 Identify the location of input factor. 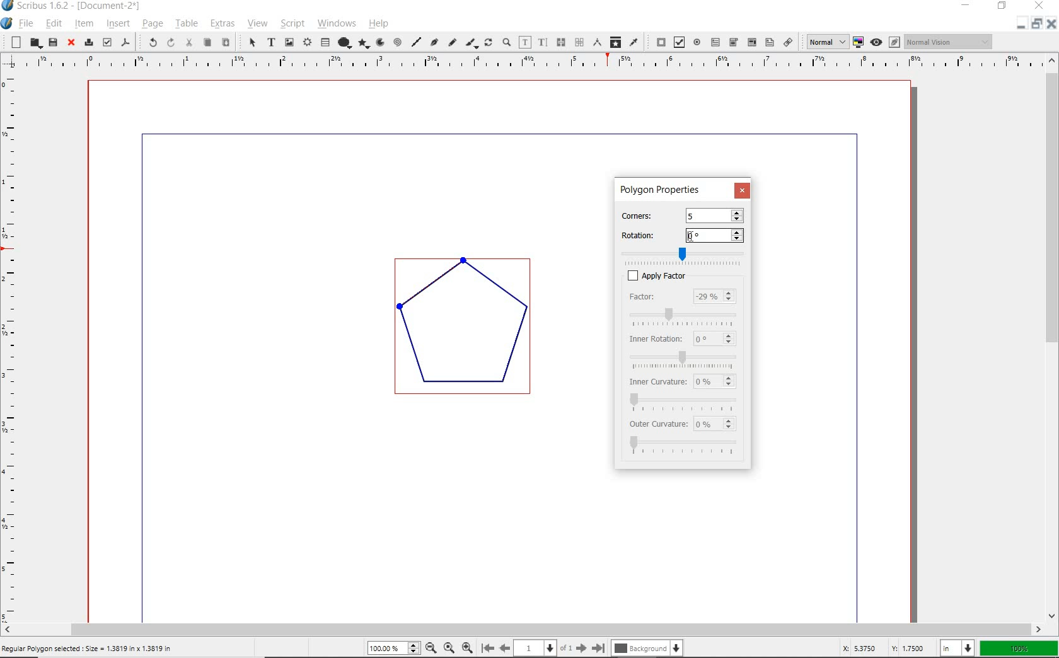
(715, 297).